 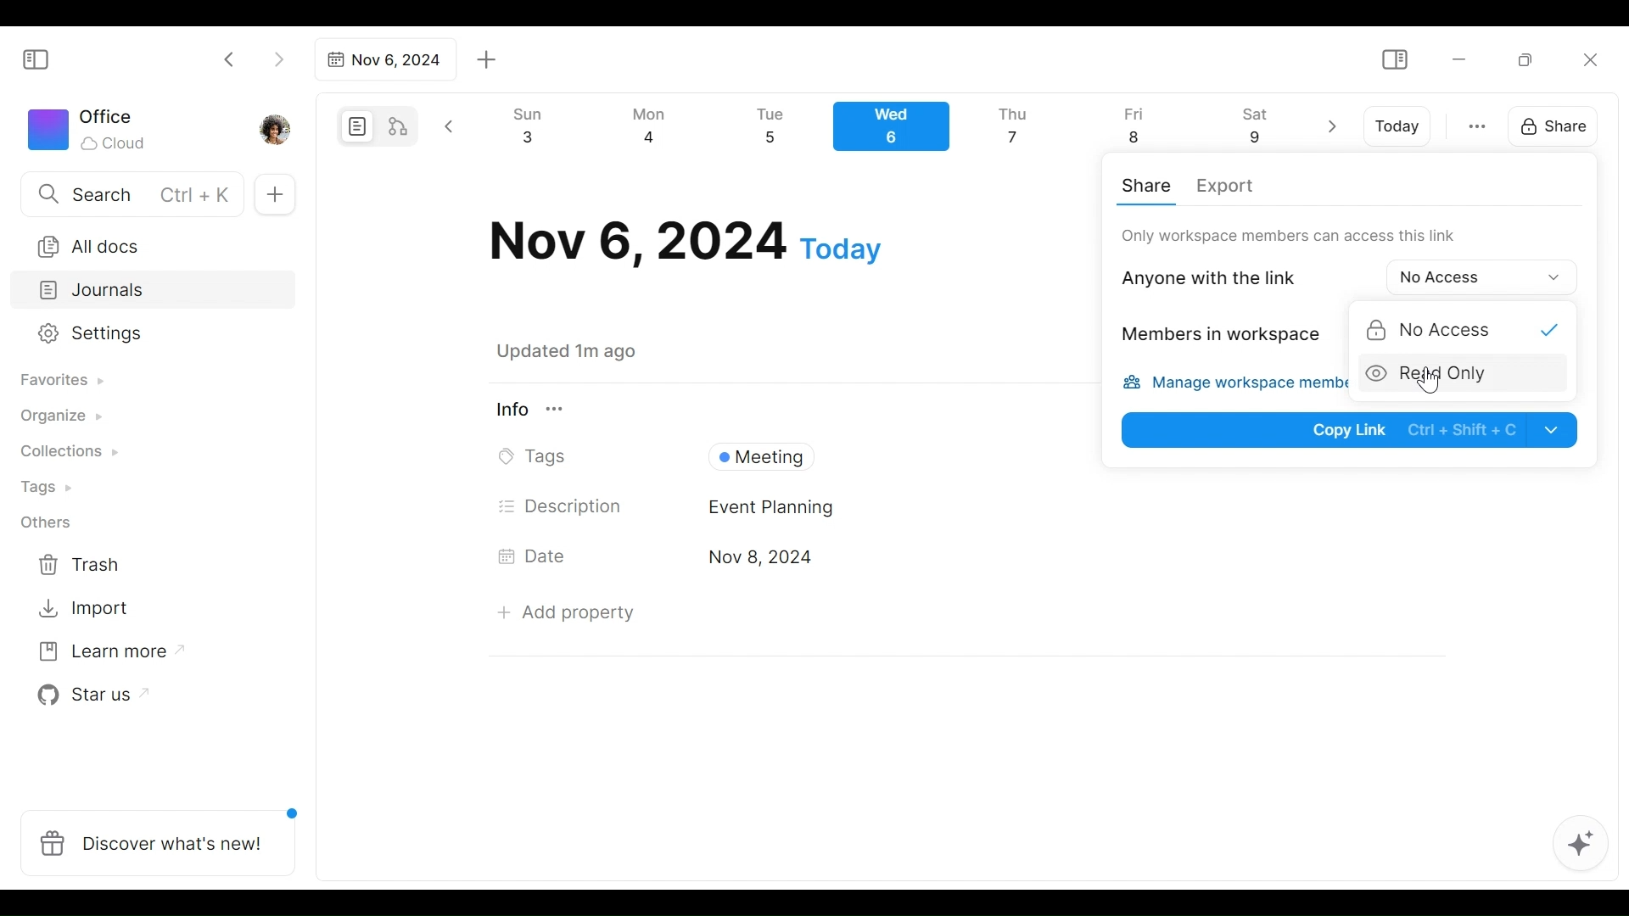 I want to click on vertical scrollbar, so click(x=1613, y=482).